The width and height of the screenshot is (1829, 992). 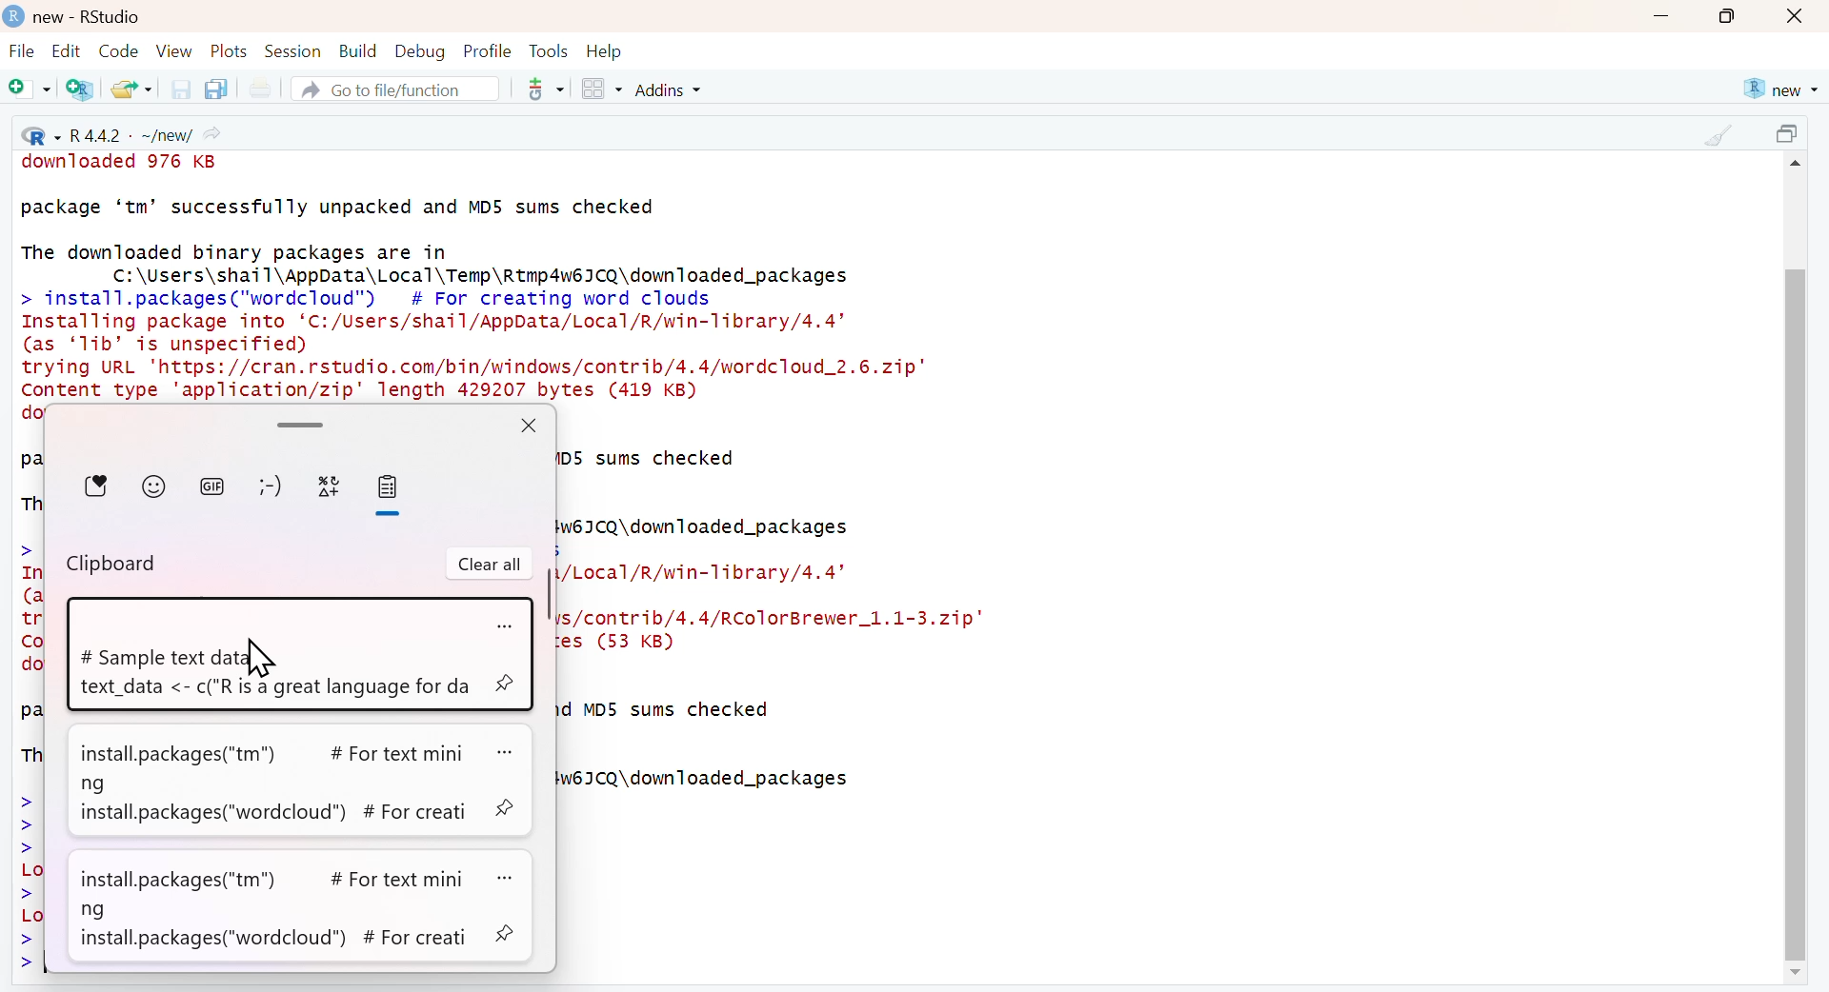 What do you see at coordinates (131, 89) in the screenshot?
I see `Open an existing file` at bounding box center [131, 89].